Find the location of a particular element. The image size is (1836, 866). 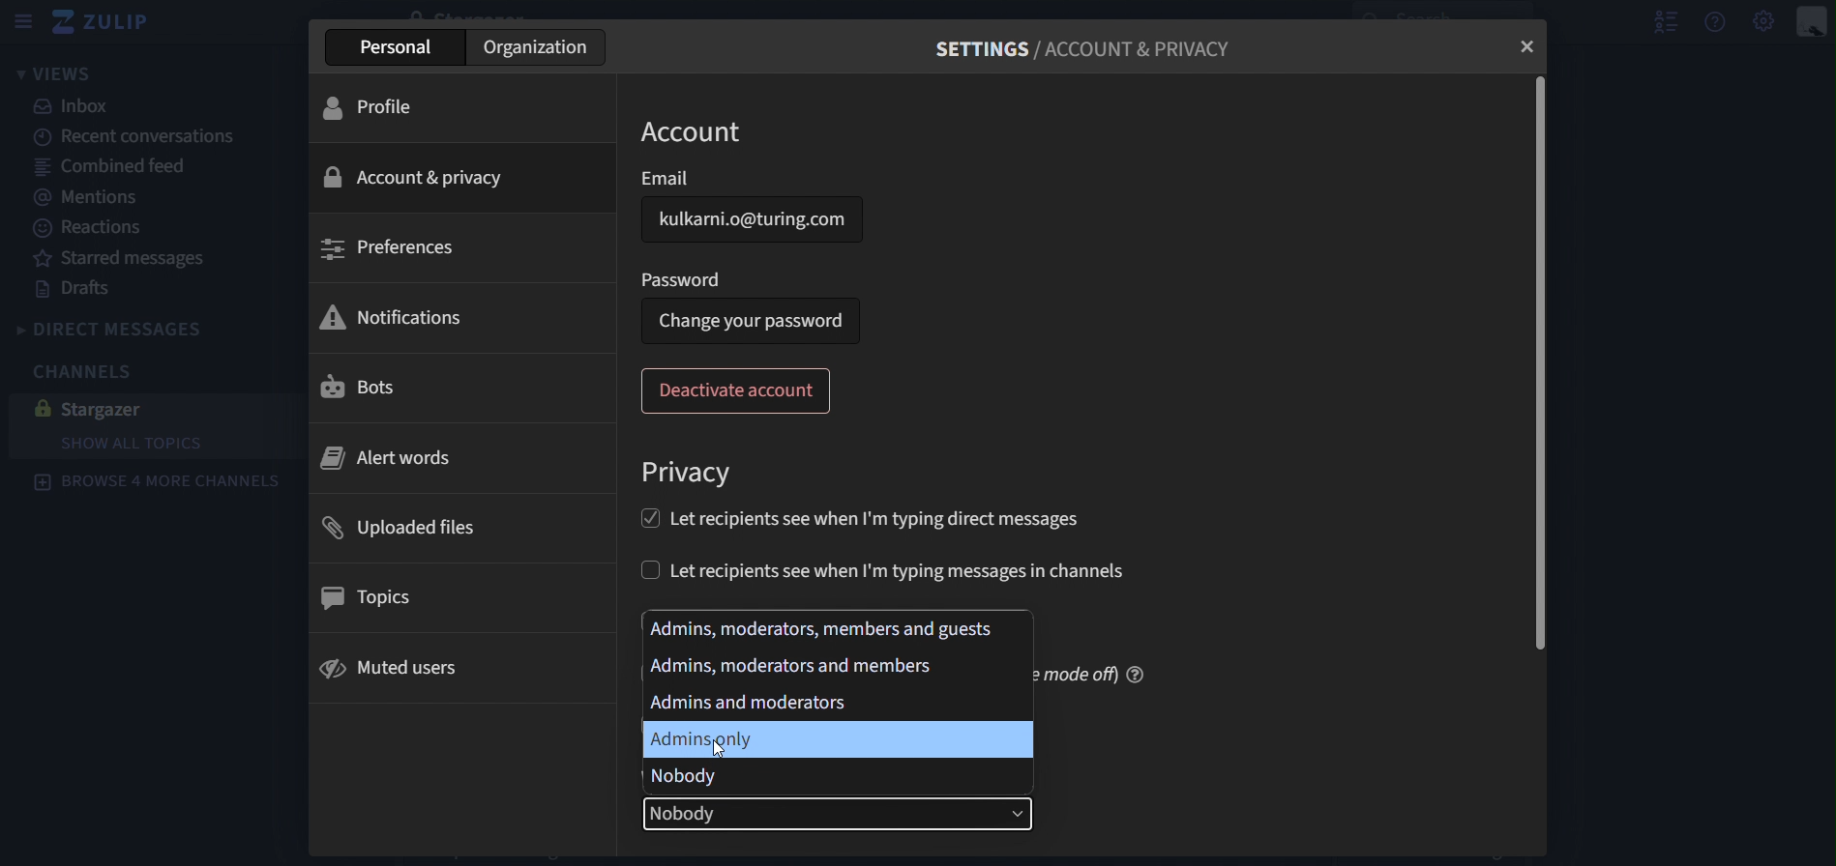

profile is located at coordinates (370, 111).